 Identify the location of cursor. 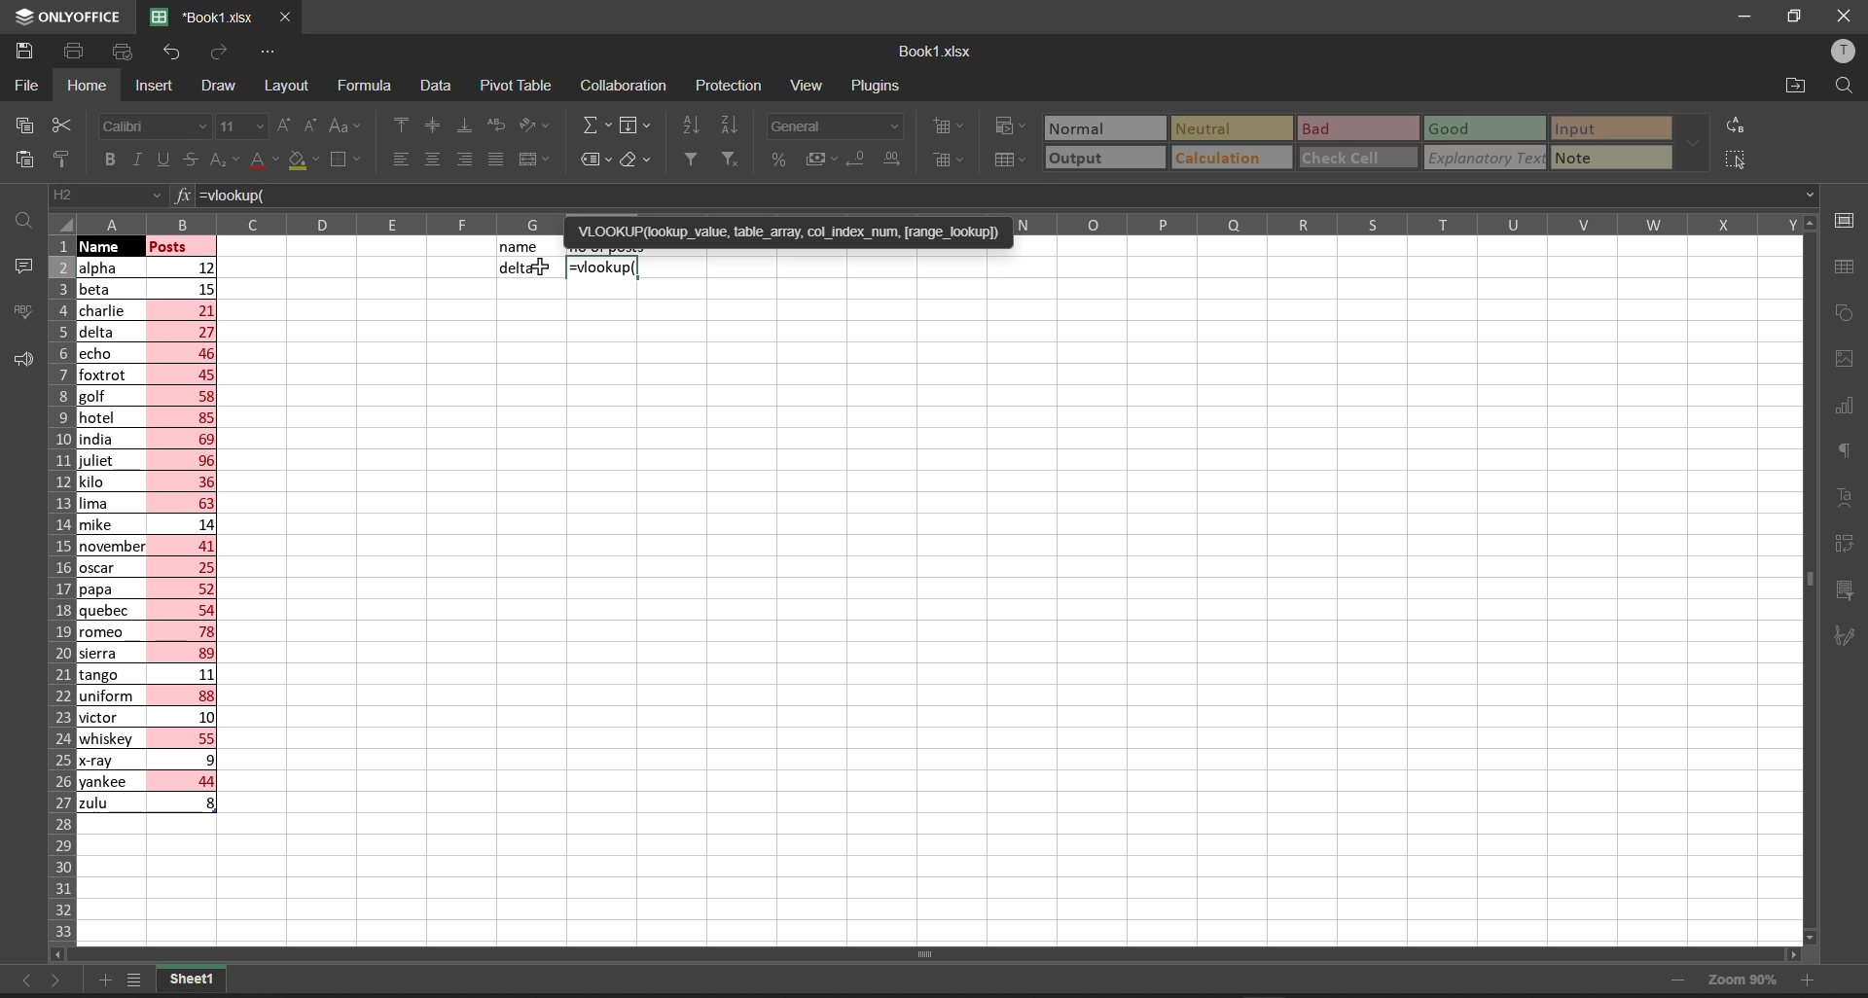
(541, 268).